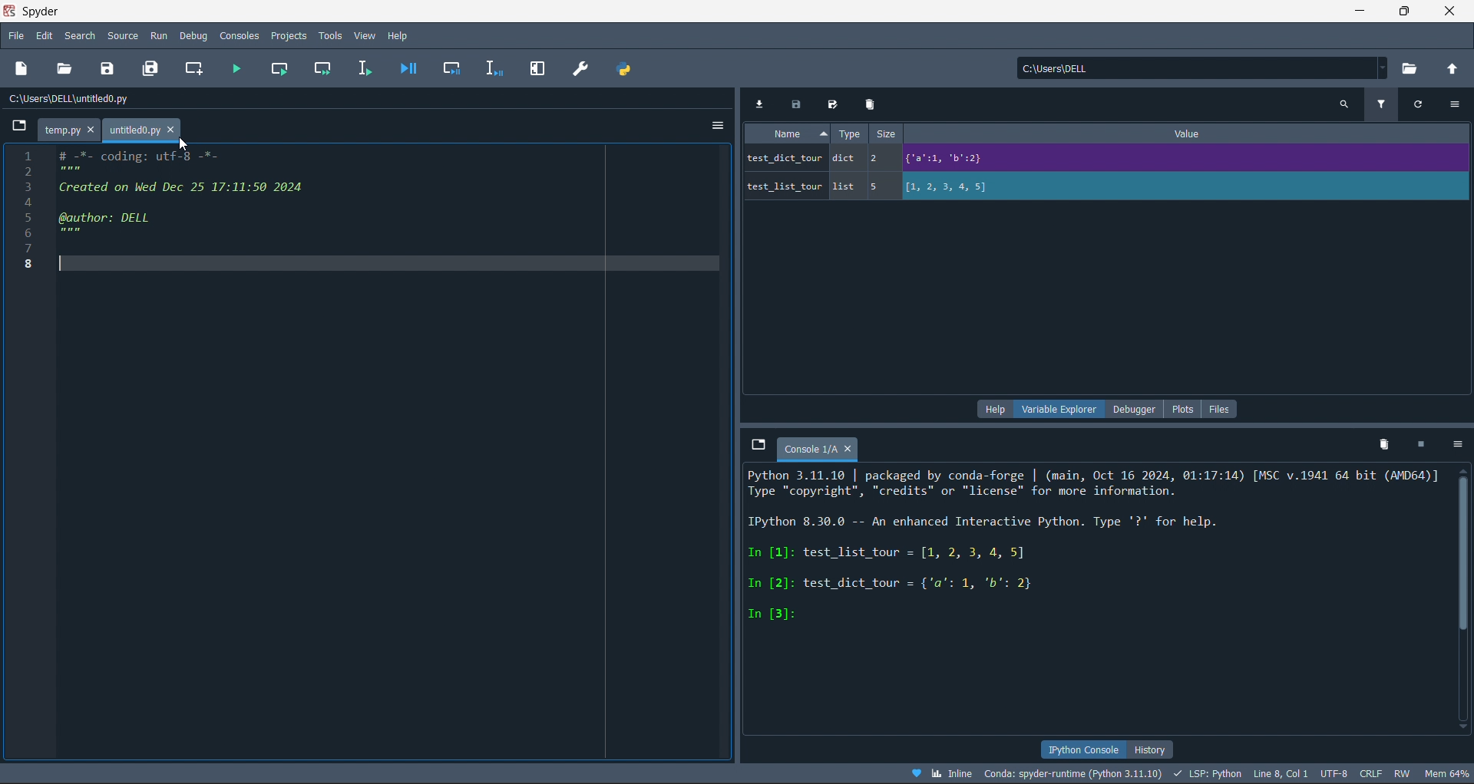 The image size is (1474, 784). Describe the element at coordinates (1353, 775) in the screenshot. I see `UTF-8 CRLF` at that location.